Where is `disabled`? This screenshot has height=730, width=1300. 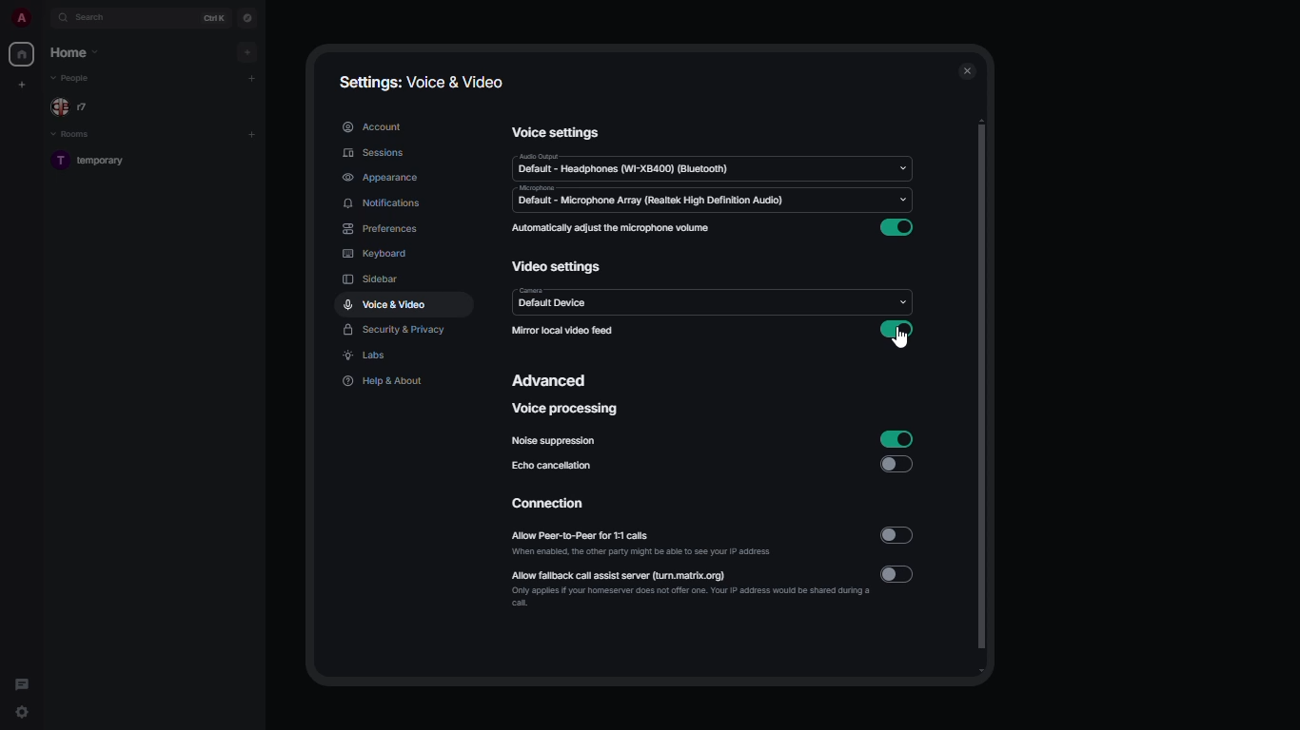
disabled is located at coordinates (899, 572).